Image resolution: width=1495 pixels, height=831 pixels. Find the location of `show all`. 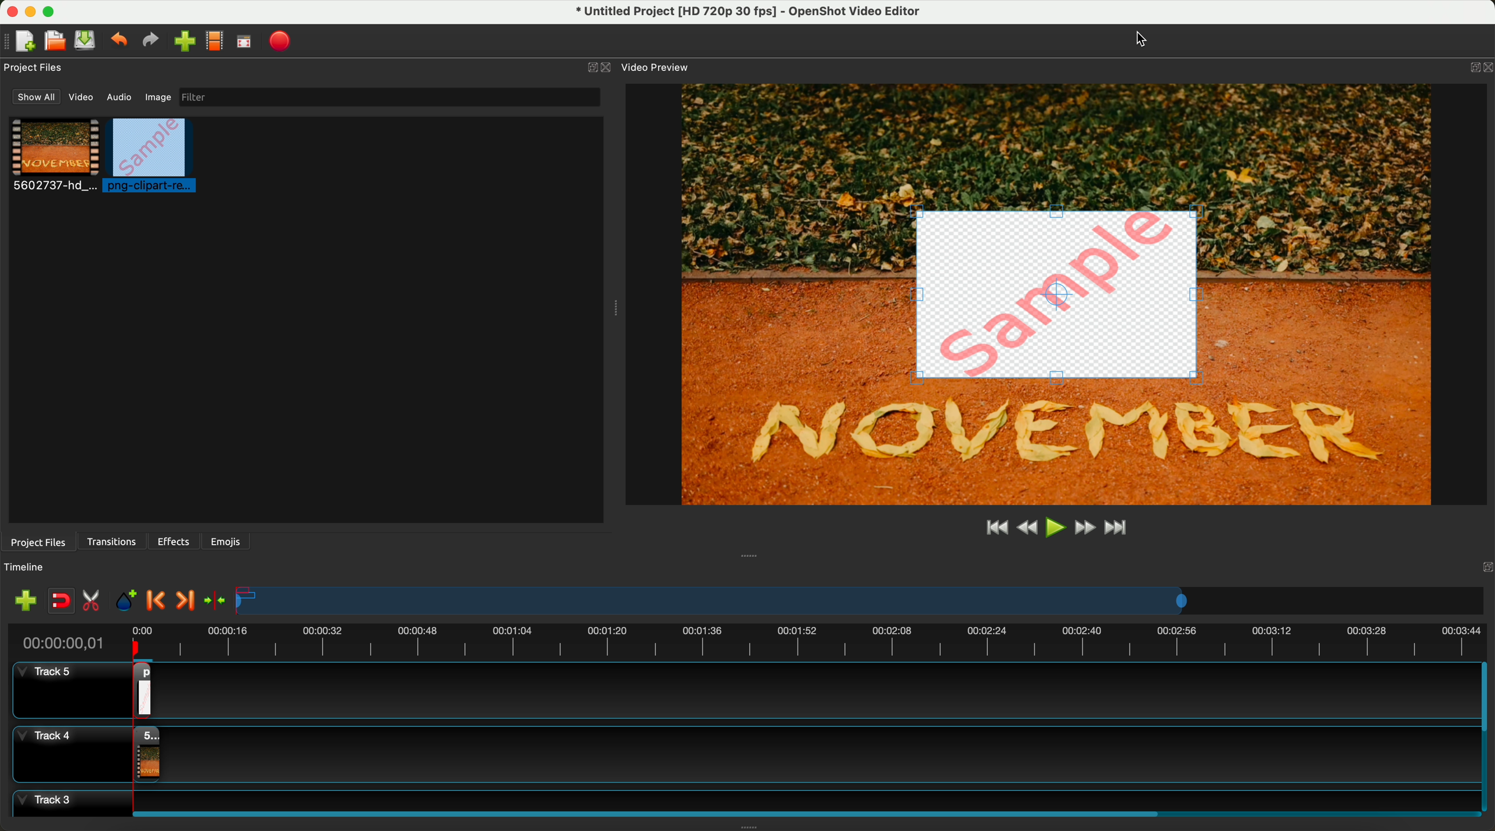

show all is located at coordinates (37, 97).